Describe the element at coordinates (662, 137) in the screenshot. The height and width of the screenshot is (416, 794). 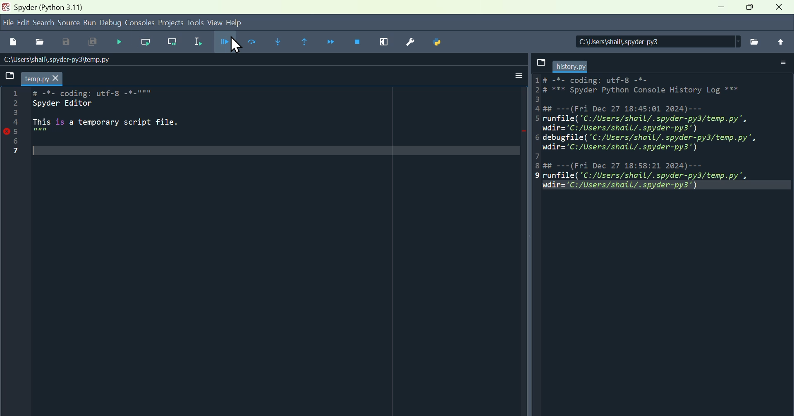
I see `History pane - 1#-*- coding: utf-8 -*- 2*** Spyder Python Console History Log*** 3 4(Fri Dec 27 18:45:01 2024)... 5 runfile("C:/Users/shail/.spyder-py3/temp.py", wdir='C:/Users/shail/.spyder-py3') 6 debugfile('C:/Users/shail/.spyder-py3/temp.py", udir='C:/Users/shail/.spyder-py3') 7 8#(Fri Dec 27 18:58:21 2024) 9 runfile("C:/Users/shail/.spyder-py3/temp.py", udir='C:/Users/shall/.spyder-py3)` at that location.